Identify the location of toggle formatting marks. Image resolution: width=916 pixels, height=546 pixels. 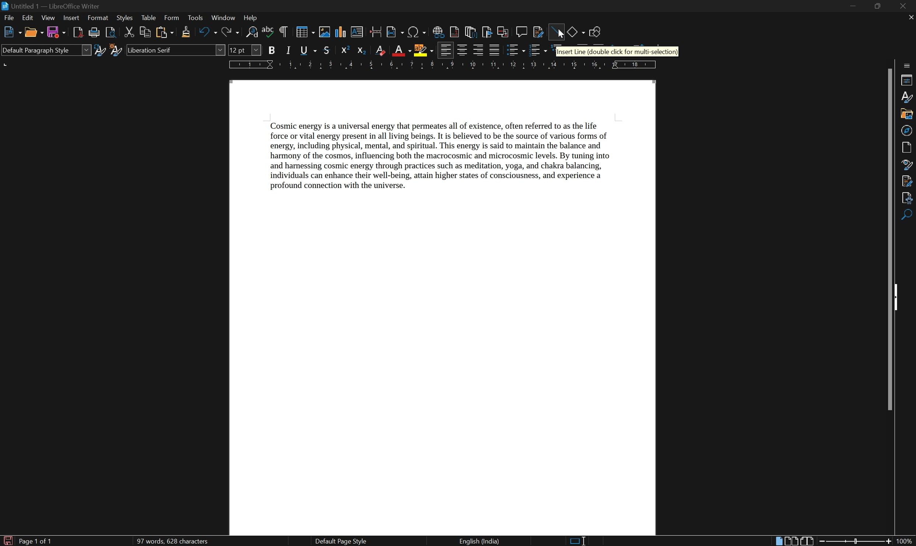
(284, 32).